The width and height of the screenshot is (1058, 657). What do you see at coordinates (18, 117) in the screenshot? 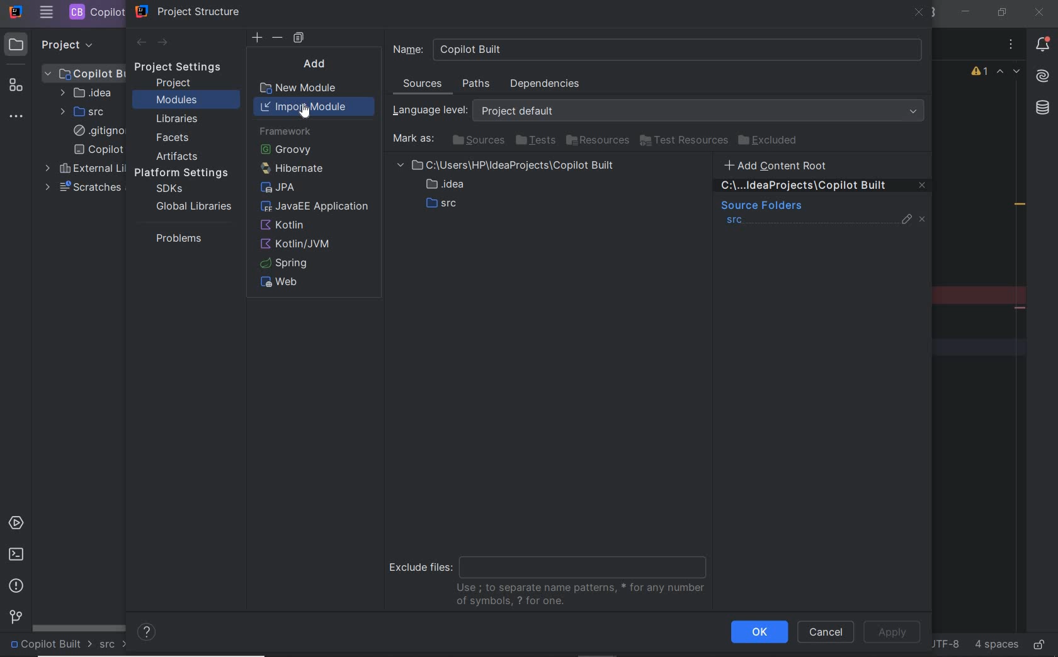
I see `more tool windows` at bounding box center [18, 117].